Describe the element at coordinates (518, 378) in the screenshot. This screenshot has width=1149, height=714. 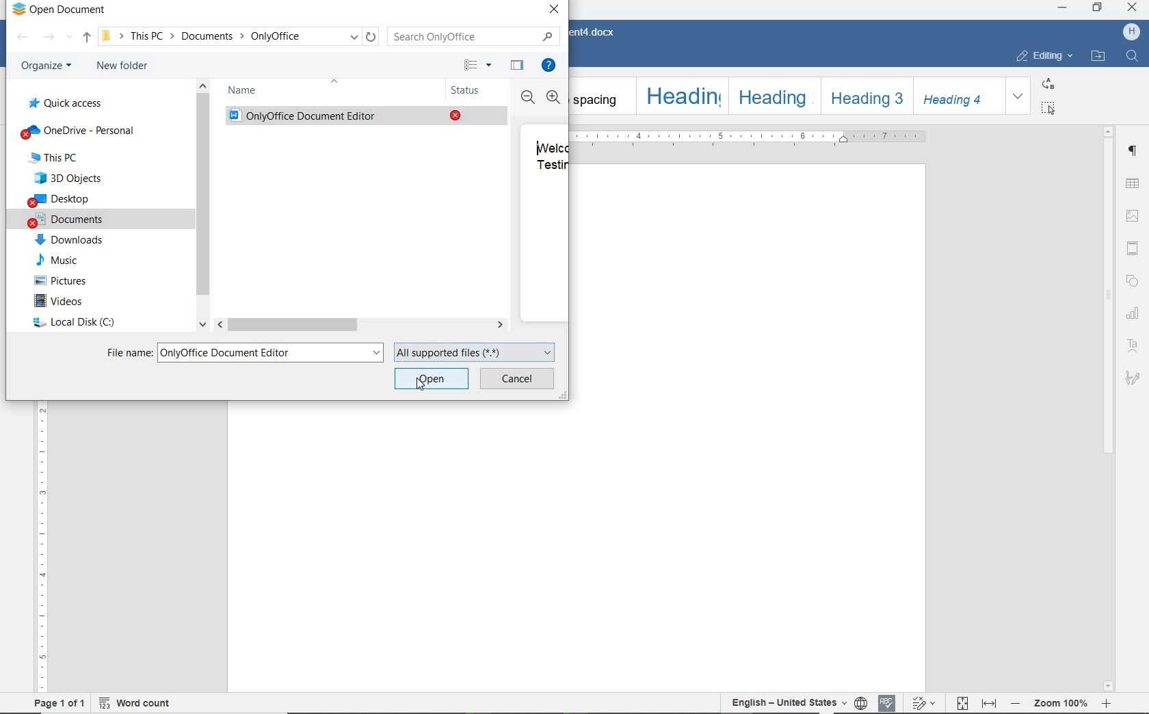
I see `cancel` at that location.